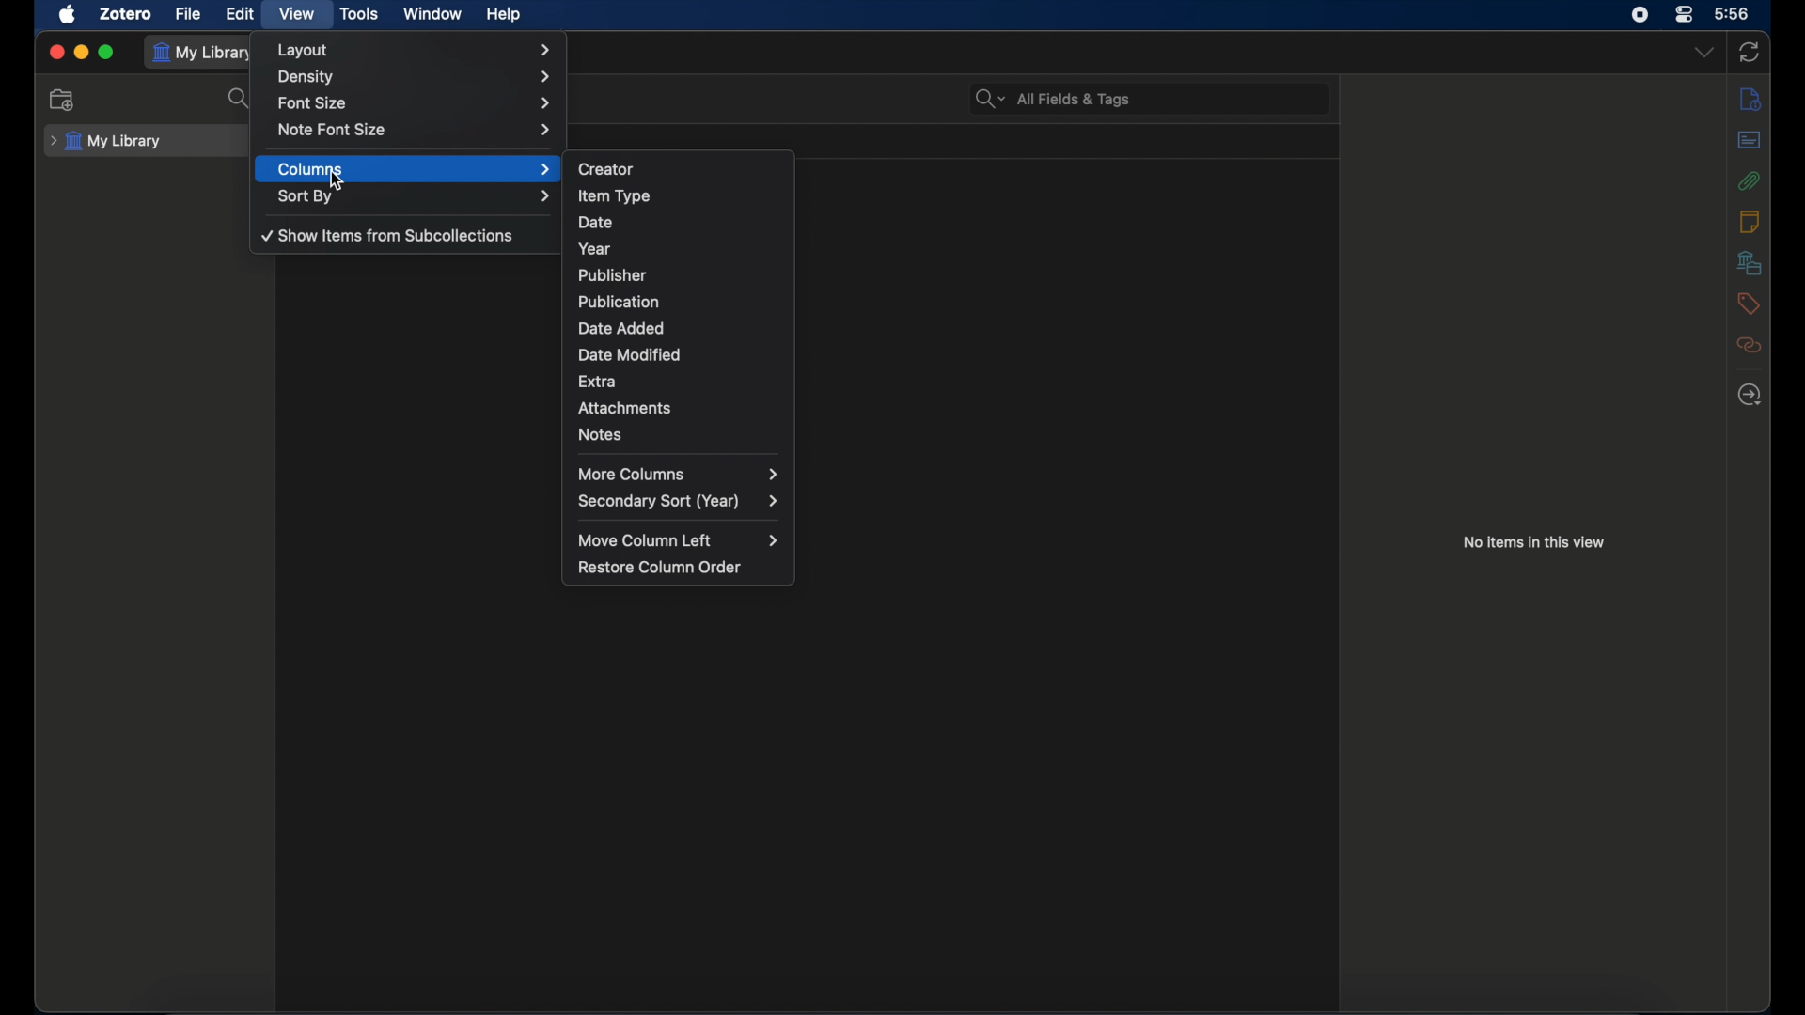  What do you see at coordinates (678, 502) in the screenshot?
I see `secondary sort` at bounding box center [678, 502].